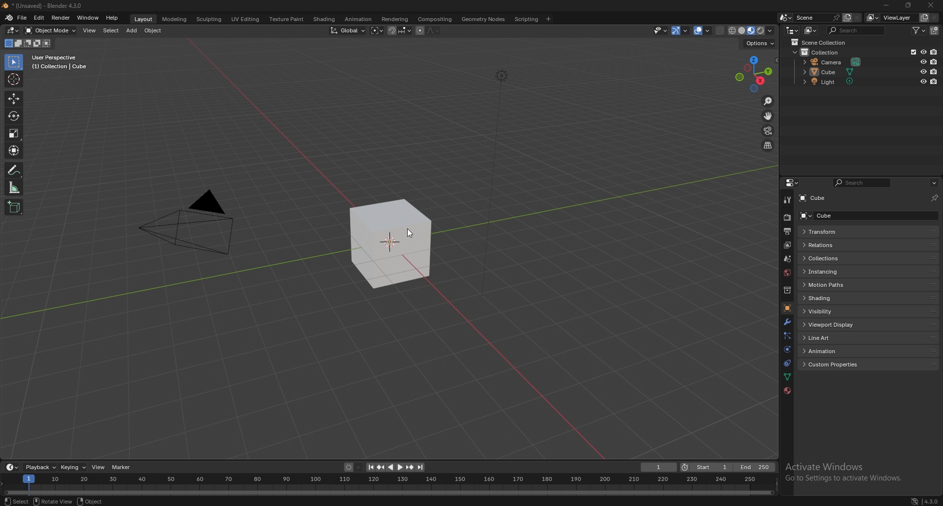 This screenshot has height=506, width=943. What do you see at coordinates (835, 232) in the screenshot?
I see `transform` at bounding box center [835, 232].